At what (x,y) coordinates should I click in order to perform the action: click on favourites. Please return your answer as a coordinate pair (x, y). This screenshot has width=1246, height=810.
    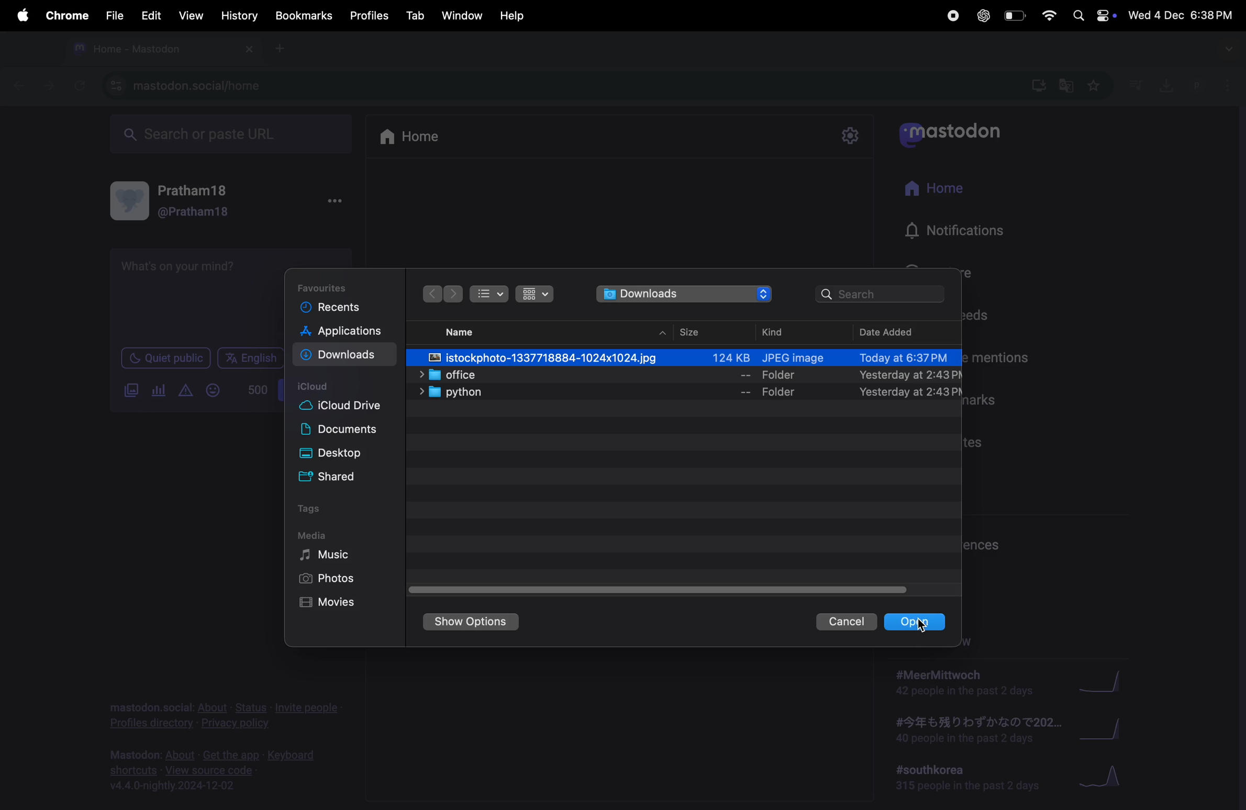
    Looking at the image, I should click on (1096, 86).